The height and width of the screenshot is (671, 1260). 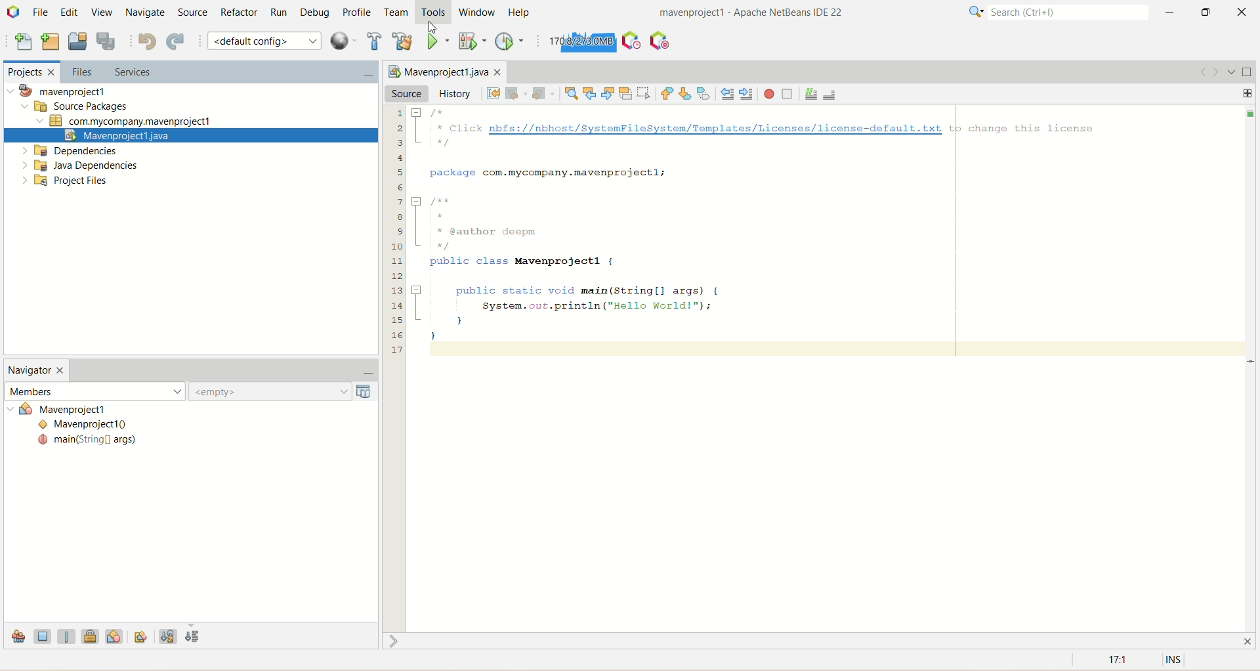 I want to click on sort by name, so click(x=167, y=634).